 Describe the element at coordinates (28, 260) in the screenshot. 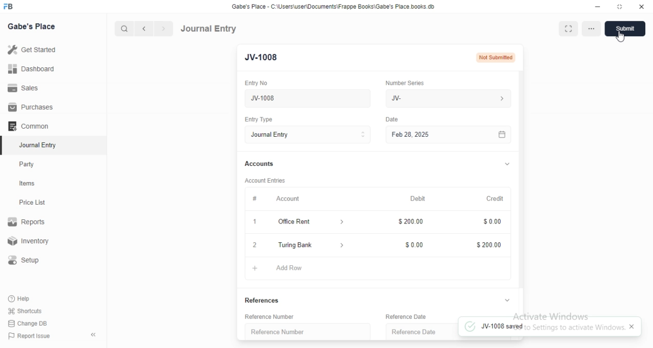

I see `Setup` at that location.